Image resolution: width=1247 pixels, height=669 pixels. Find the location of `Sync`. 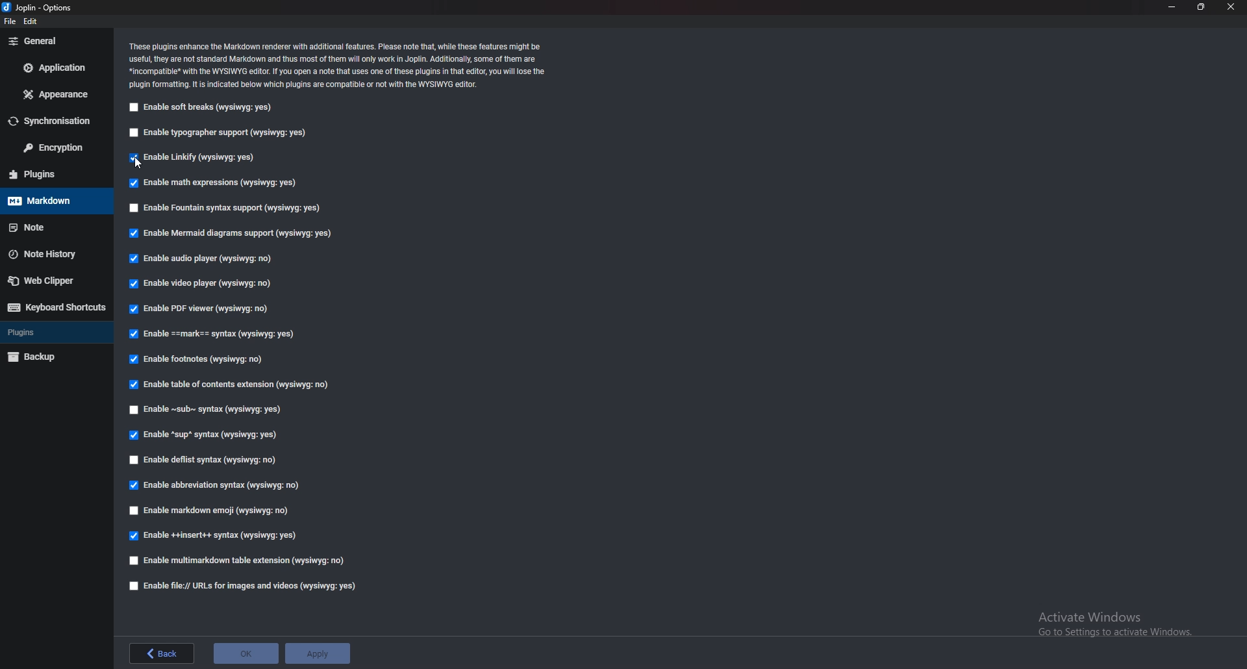

Sync is located at coordinates (53, 121).